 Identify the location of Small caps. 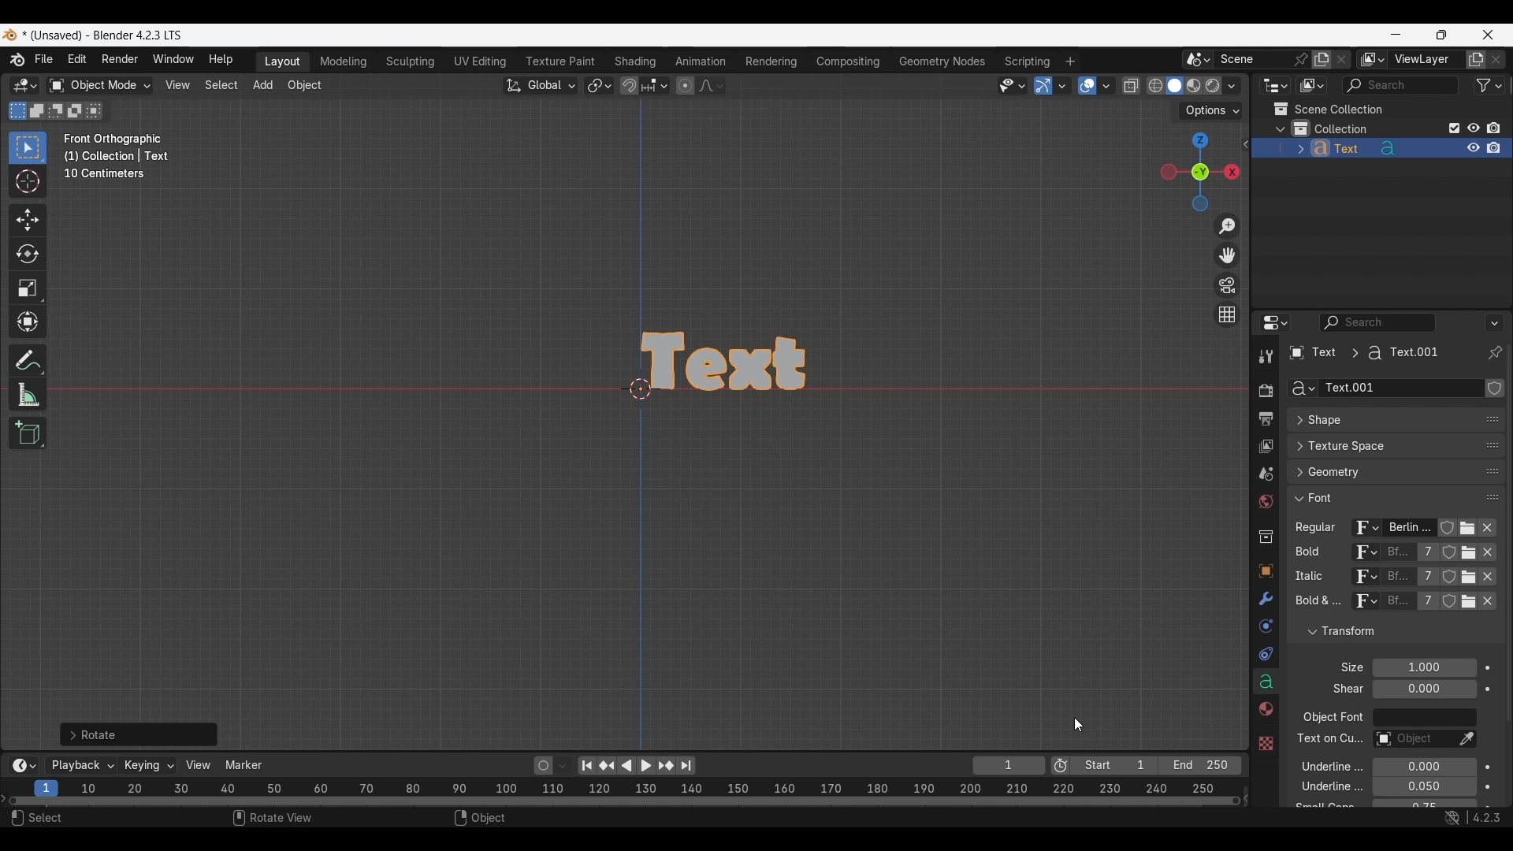
(1423, 804).